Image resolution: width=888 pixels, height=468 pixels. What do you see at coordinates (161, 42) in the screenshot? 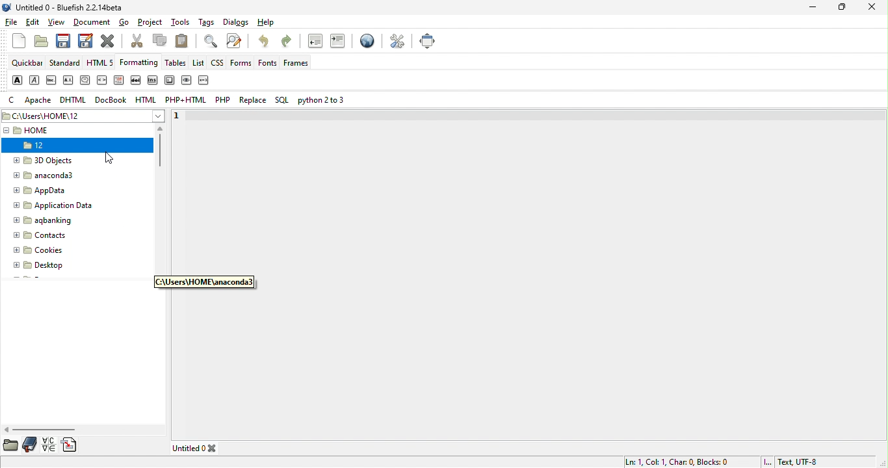
I see `copy` at bounding box center [161, 42].